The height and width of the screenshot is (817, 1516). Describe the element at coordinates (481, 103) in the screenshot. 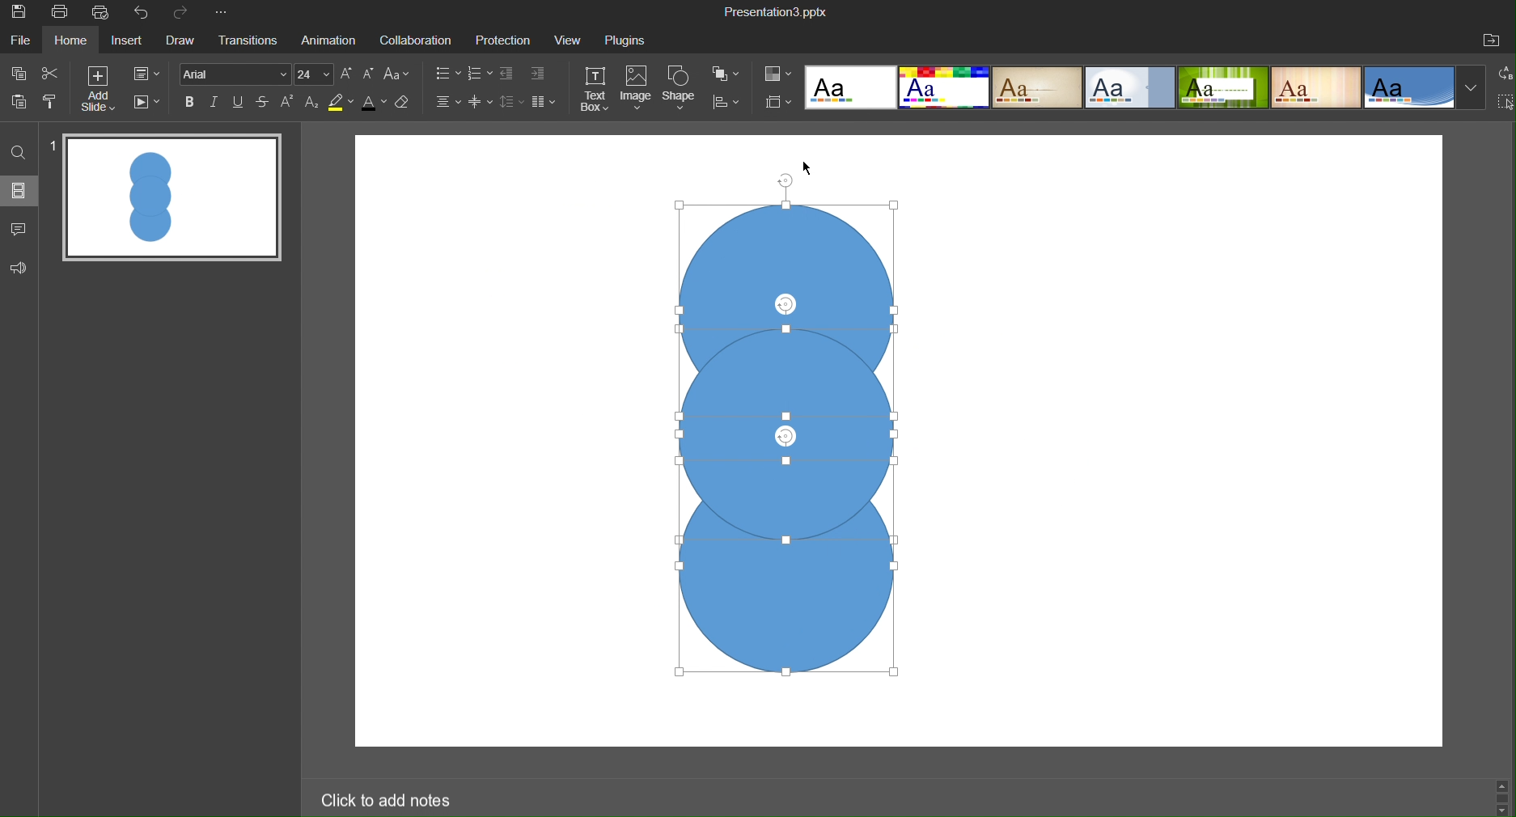

I see `Vertical Align` at that location.